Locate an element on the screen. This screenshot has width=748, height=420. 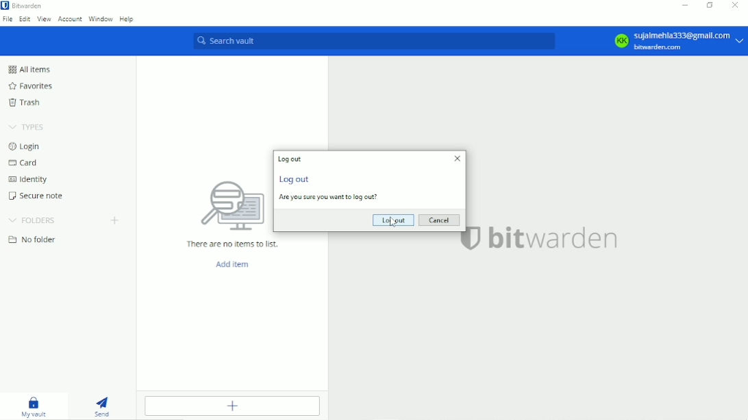
Add item is located at coordinates (236, 406).